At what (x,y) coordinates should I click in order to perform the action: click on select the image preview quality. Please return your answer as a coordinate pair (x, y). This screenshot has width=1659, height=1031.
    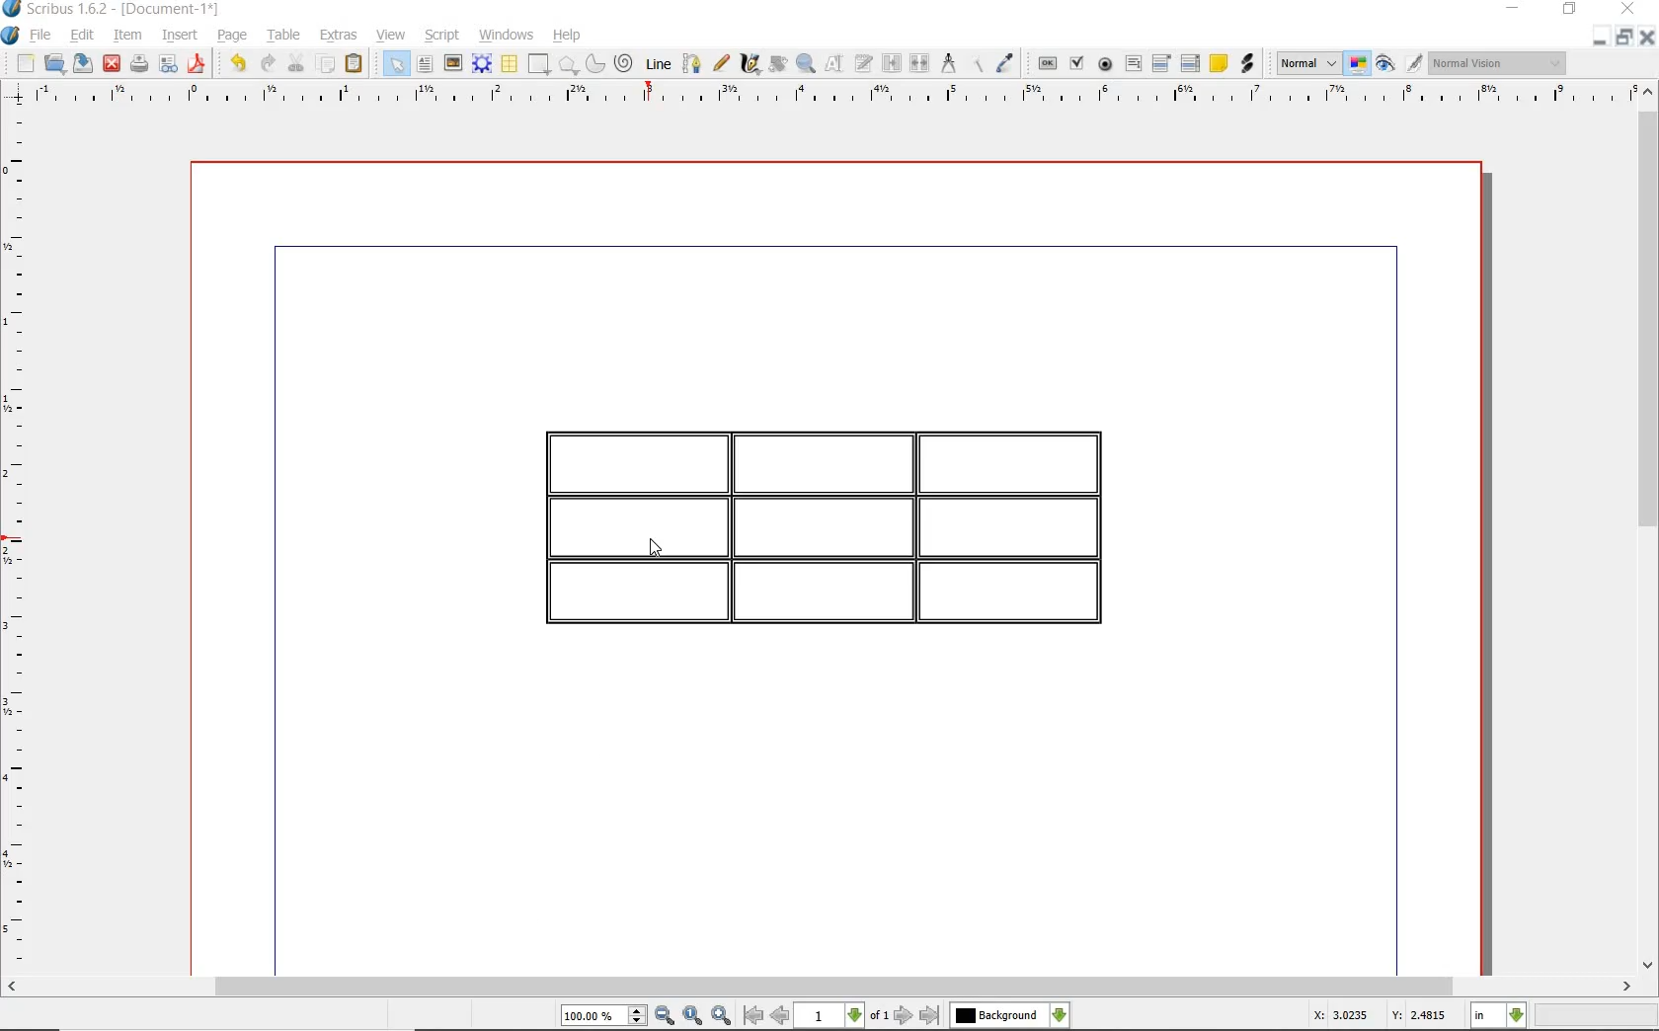
    Looking at the image, I should click on (1303, 63).